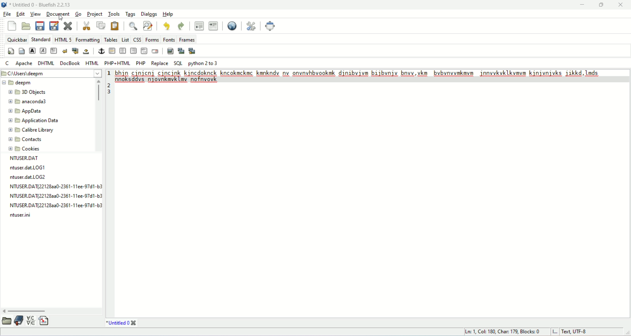  I want to click on email, so click(155, 51).